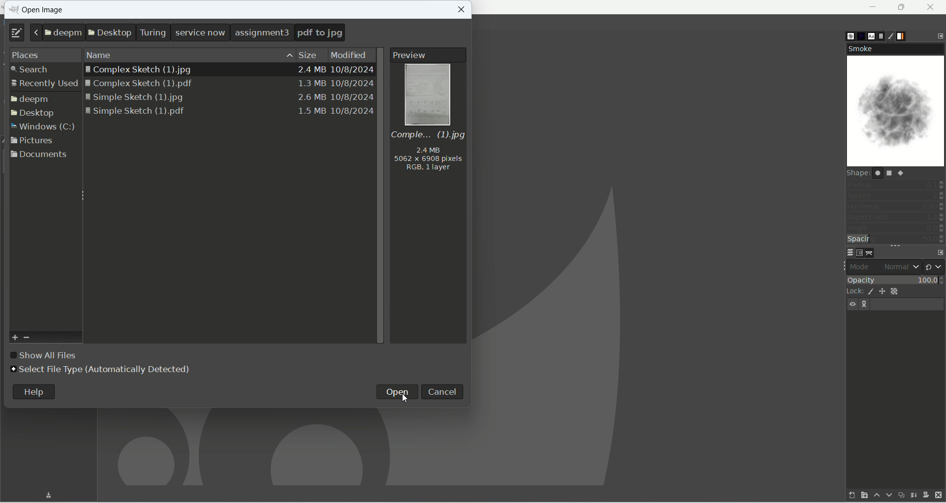 The height and width of the screenshot is (503, 946). I want to click on add a mask, so click(926, 494).